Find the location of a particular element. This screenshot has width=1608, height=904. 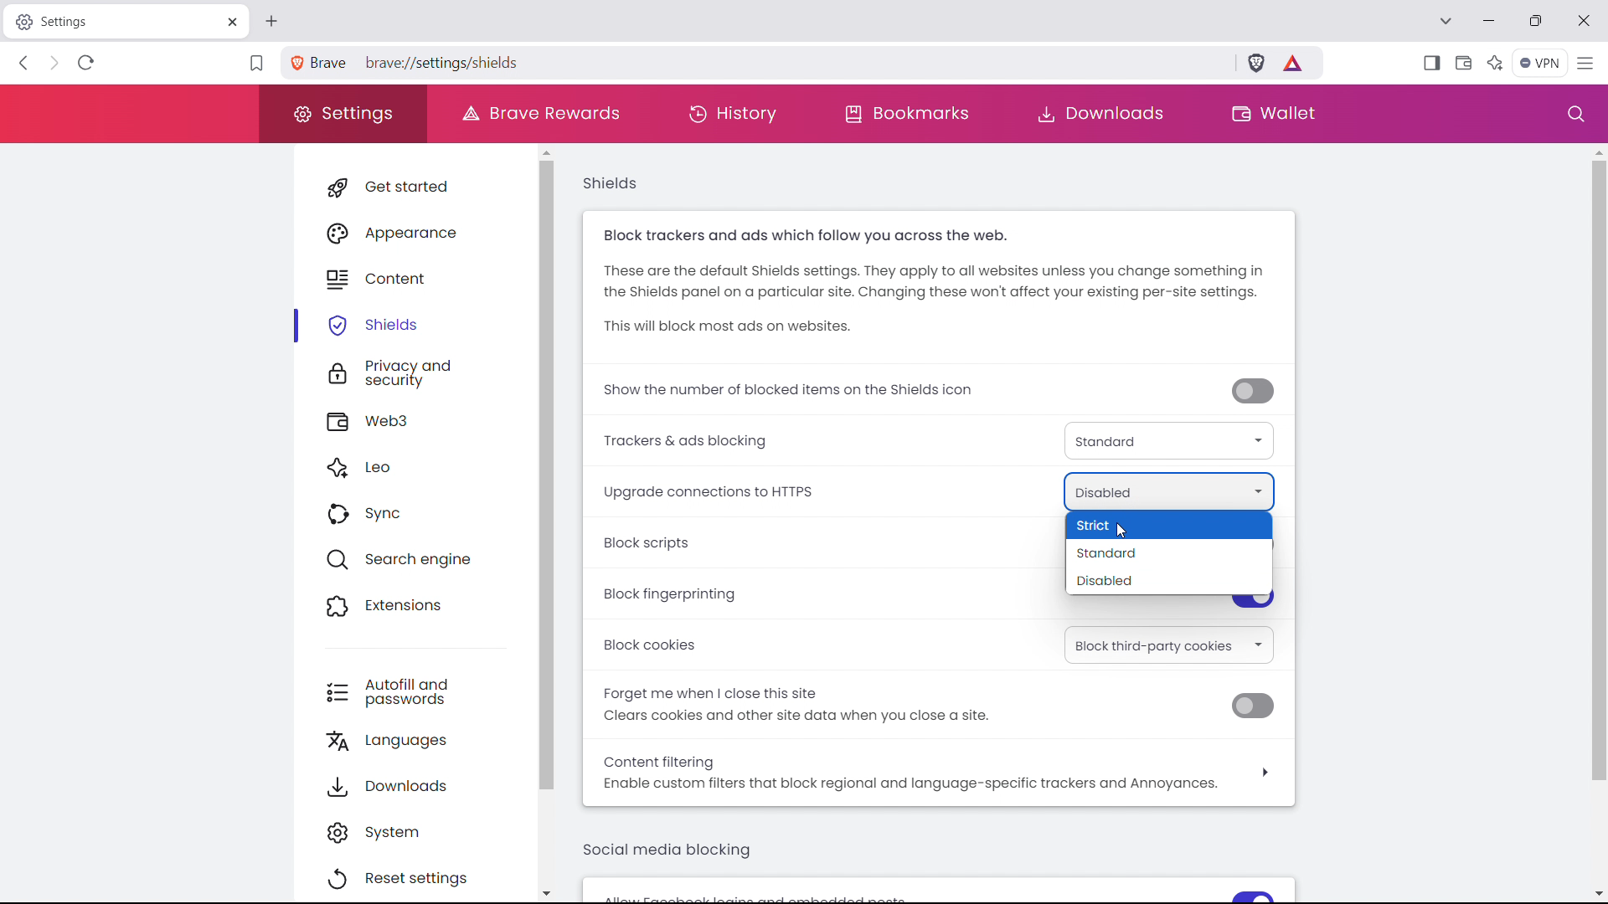

open sidebar is located at coordinates (1431, 63).